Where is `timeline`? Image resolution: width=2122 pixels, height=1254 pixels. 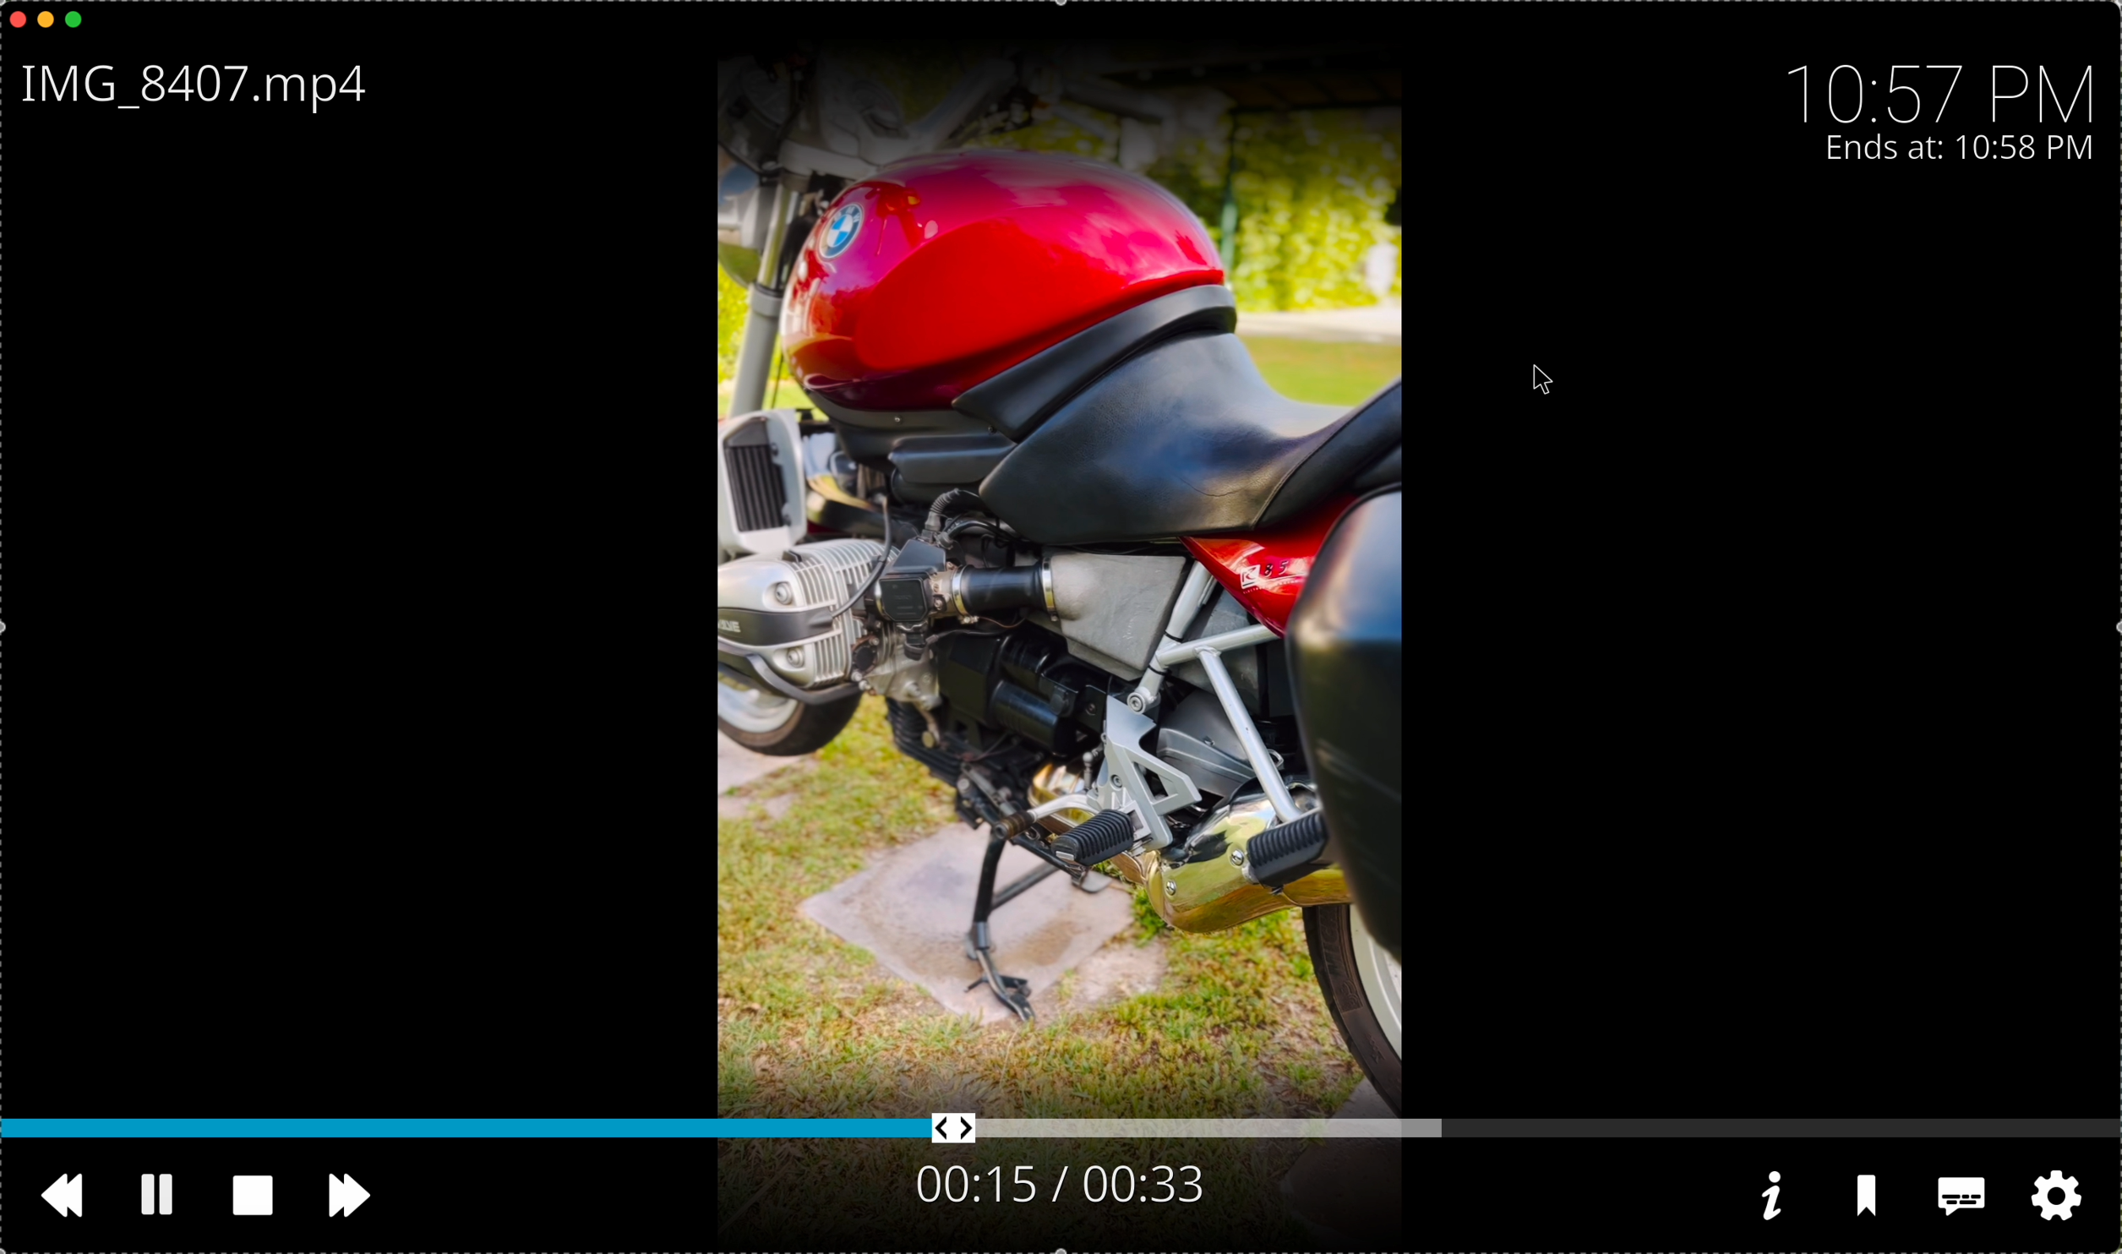 timeline is located at coordinates (1061, 1129).